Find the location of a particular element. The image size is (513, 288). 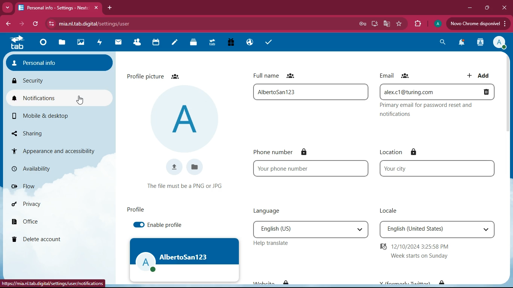

profile picture is located at coordinates (185, 118).